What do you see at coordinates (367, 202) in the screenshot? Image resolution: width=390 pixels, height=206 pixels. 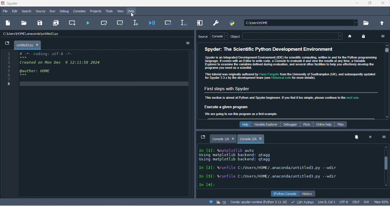 I see `rw` at bounding box center [367, 202].